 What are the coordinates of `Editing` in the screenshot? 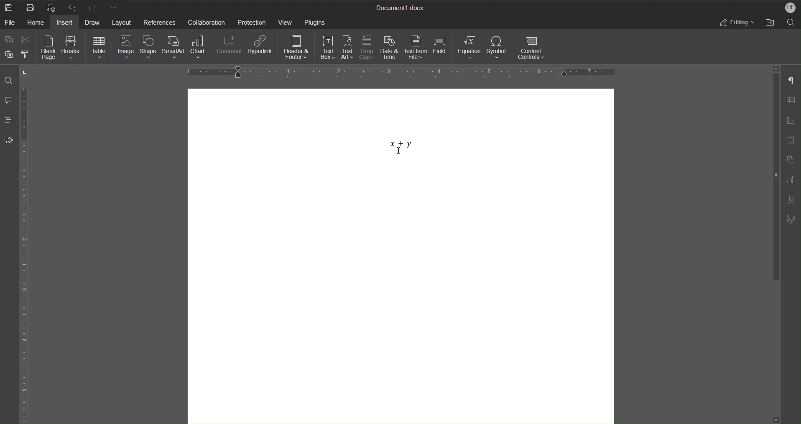 It's located at (735, 23).